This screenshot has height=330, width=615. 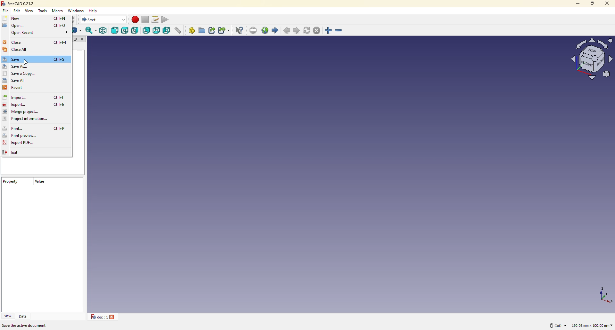 I want to click on open, so click(x=13, y=25).